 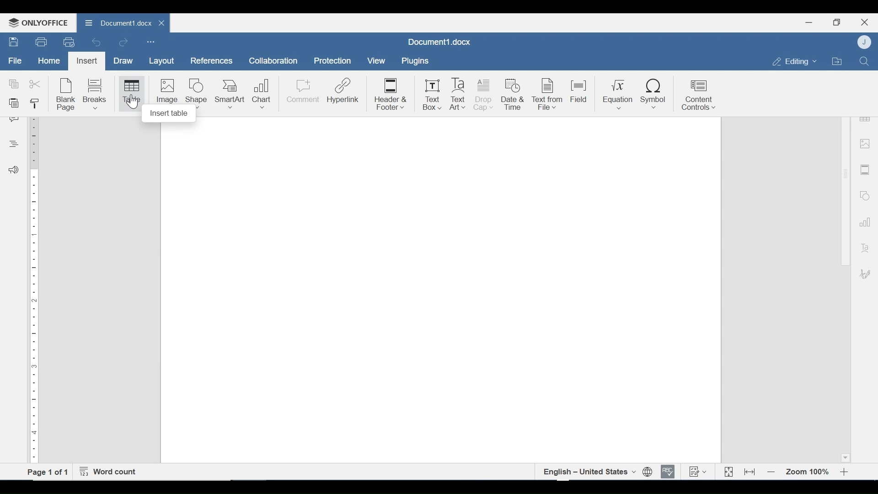 What do you see at coordinates (728, 472) in the screenshot?
I see `Fit to Page` at bounding box center [728, 472].